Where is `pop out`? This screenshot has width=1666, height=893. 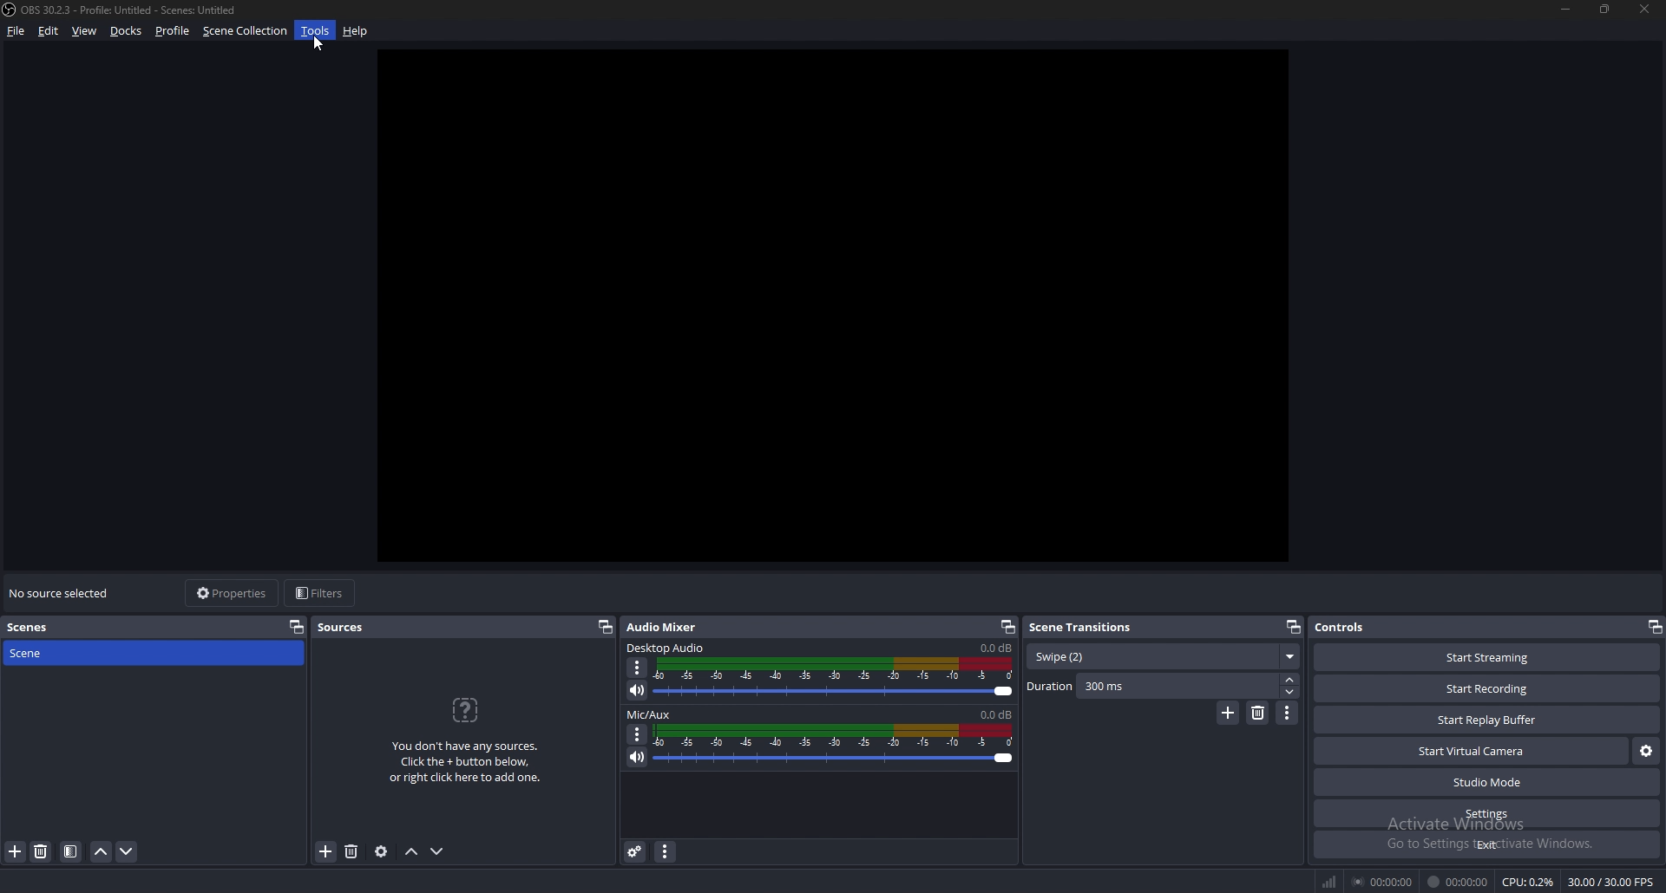 pop out is located at coordinates (604, 627).